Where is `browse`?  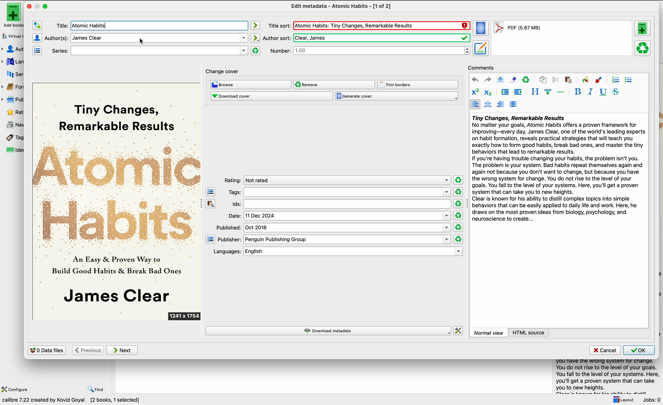
browse is located at coordinates (251, 84).